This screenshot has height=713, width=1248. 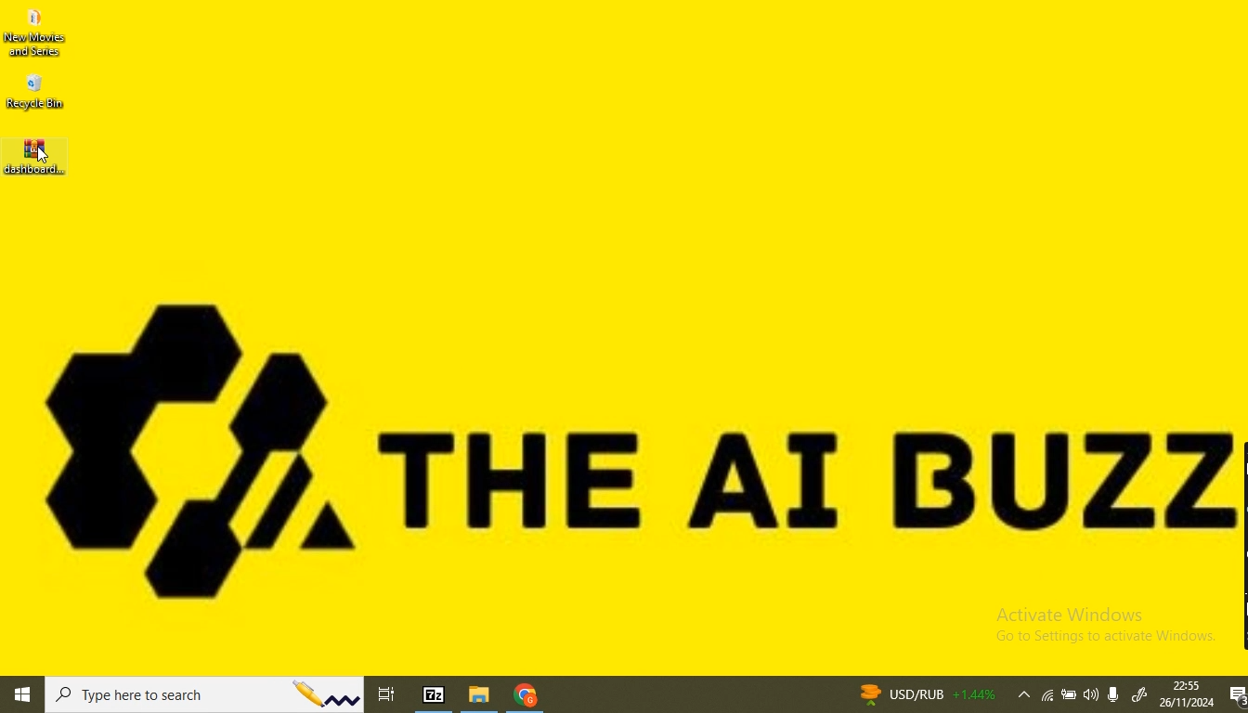 What do you see at coordinates (482, 695) in the screenshot?
I see `file browser` at bounding box center [482, 695].